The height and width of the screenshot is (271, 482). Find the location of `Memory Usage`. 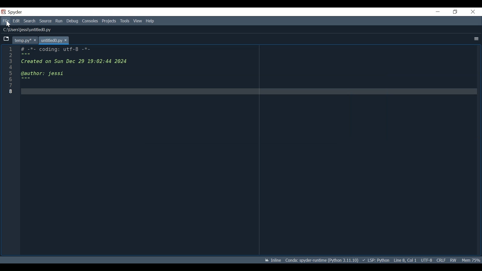

Memory Usage is located at coordinates (470, 260).